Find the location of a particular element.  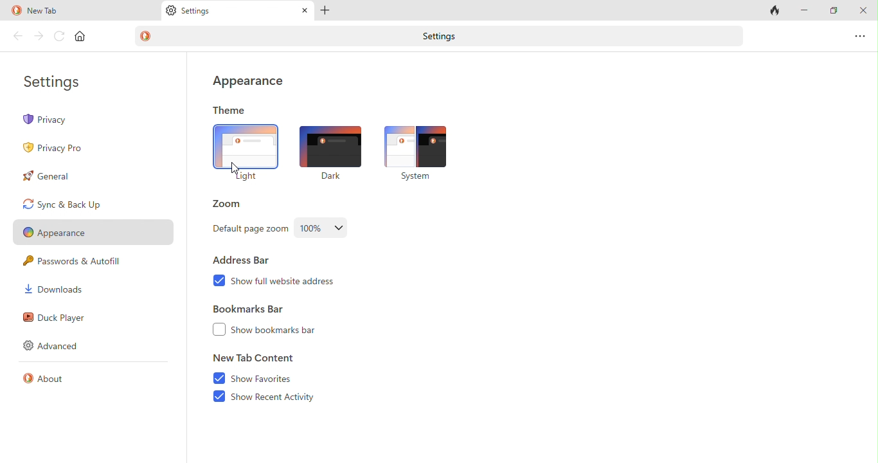

privacy  is located at coordinates (76, 120).